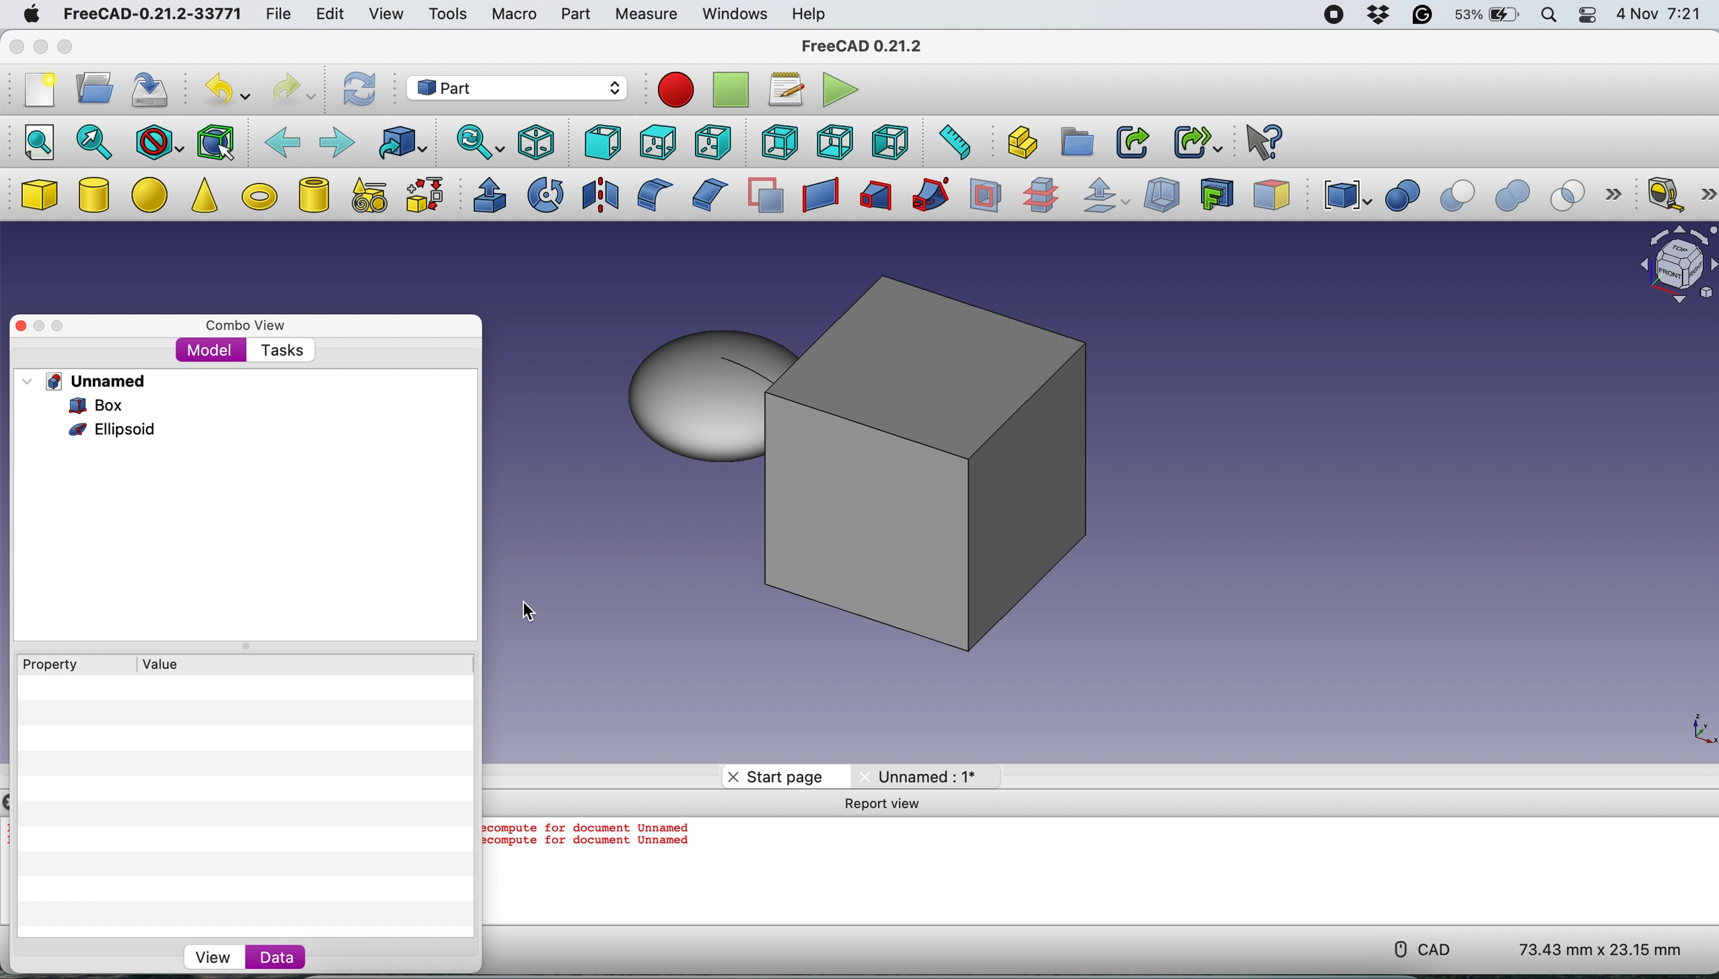  Describe the element at coordinates (477, 144) in the screenshot. I see `sync view` at that location.